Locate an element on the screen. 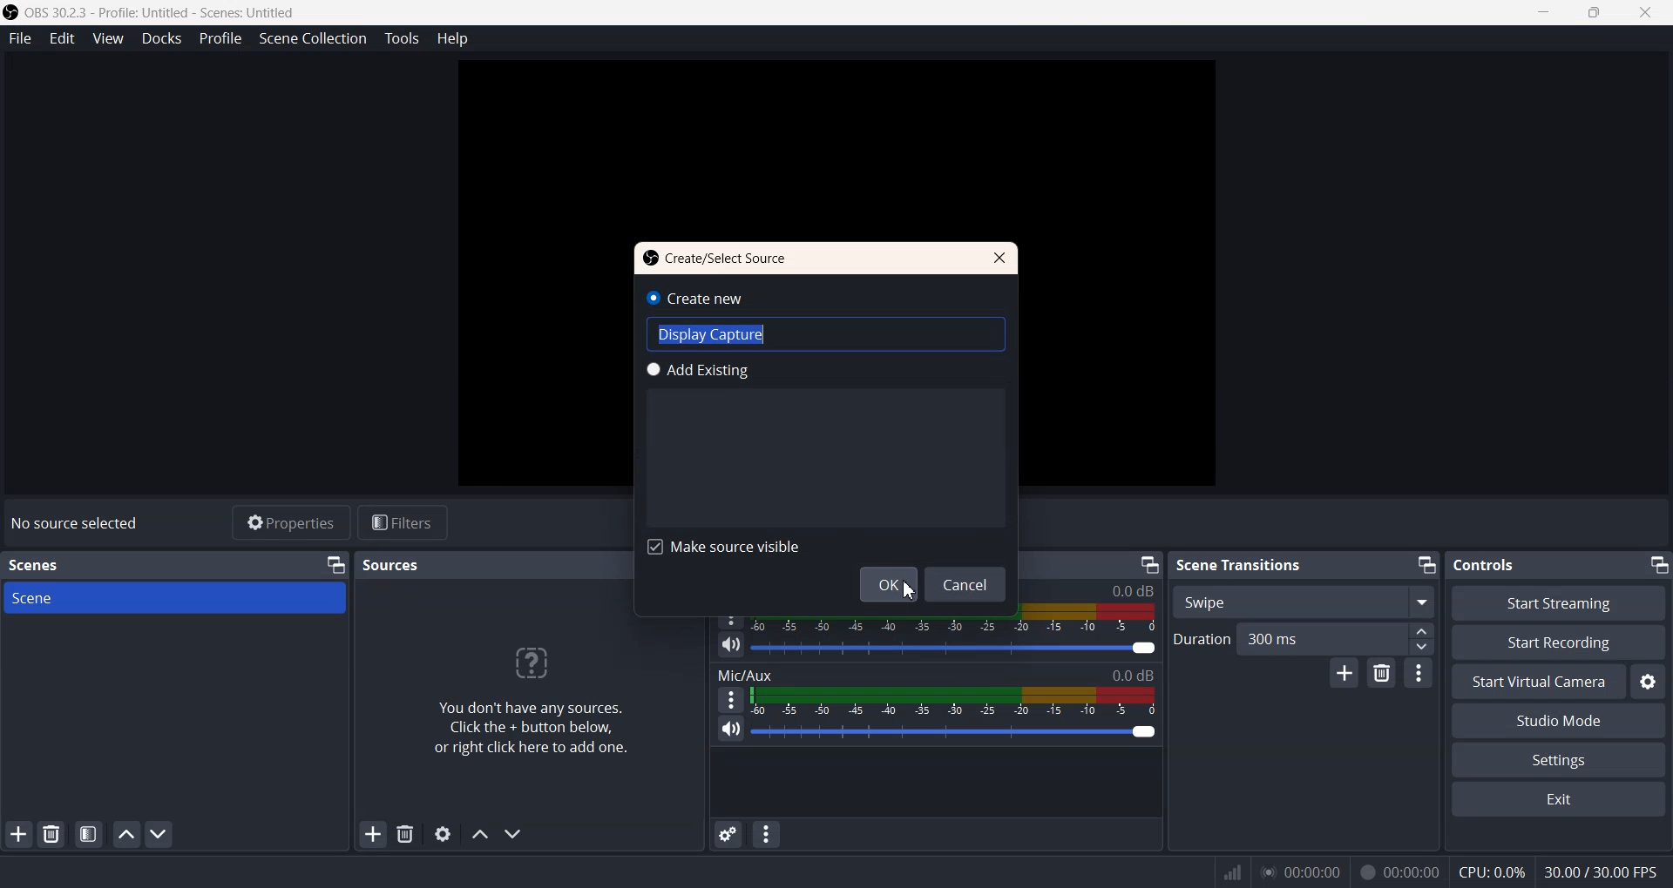  Controls is located at coordinates (1492, 564).